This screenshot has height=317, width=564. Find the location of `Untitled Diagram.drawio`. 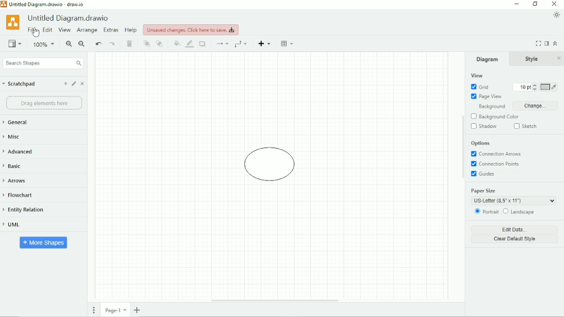

Untitled Diagram.drawio is located at coordinates (69, 18).